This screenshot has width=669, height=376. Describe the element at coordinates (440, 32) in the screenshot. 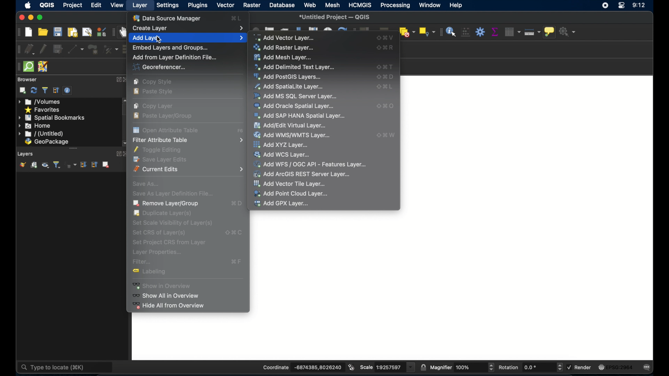

I see `attribute toolbar` at that location.